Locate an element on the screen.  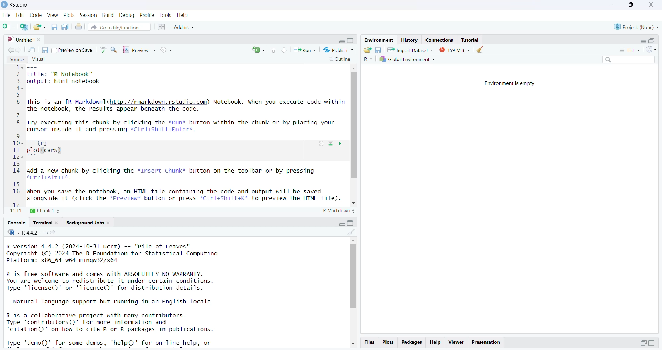
Console log is located at coordinates (120, 294).